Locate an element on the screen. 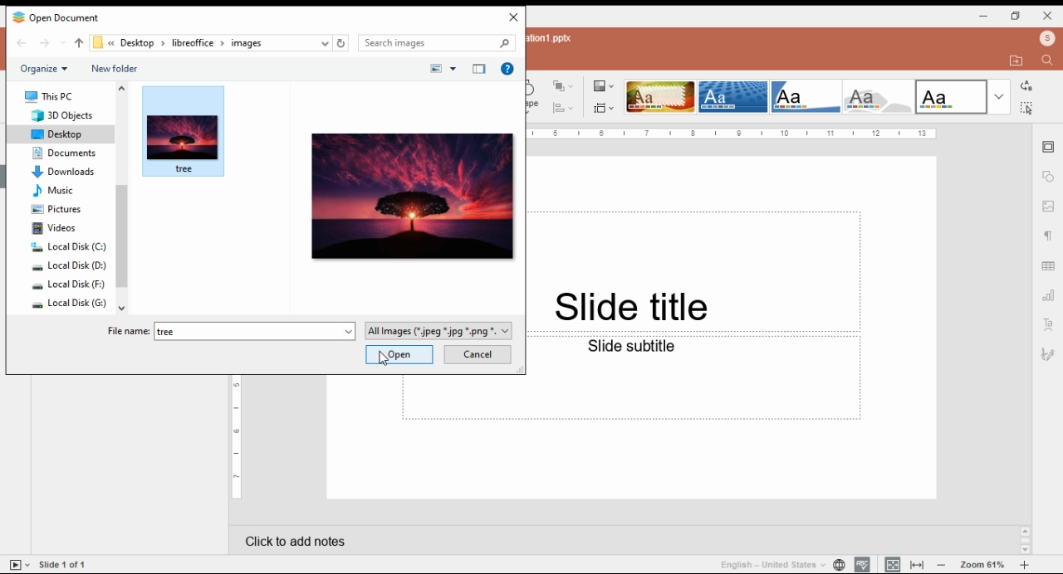 The height and width of the screenshot is (574, 1063). Side 1 of 1 is located at coordinates (68, 563).